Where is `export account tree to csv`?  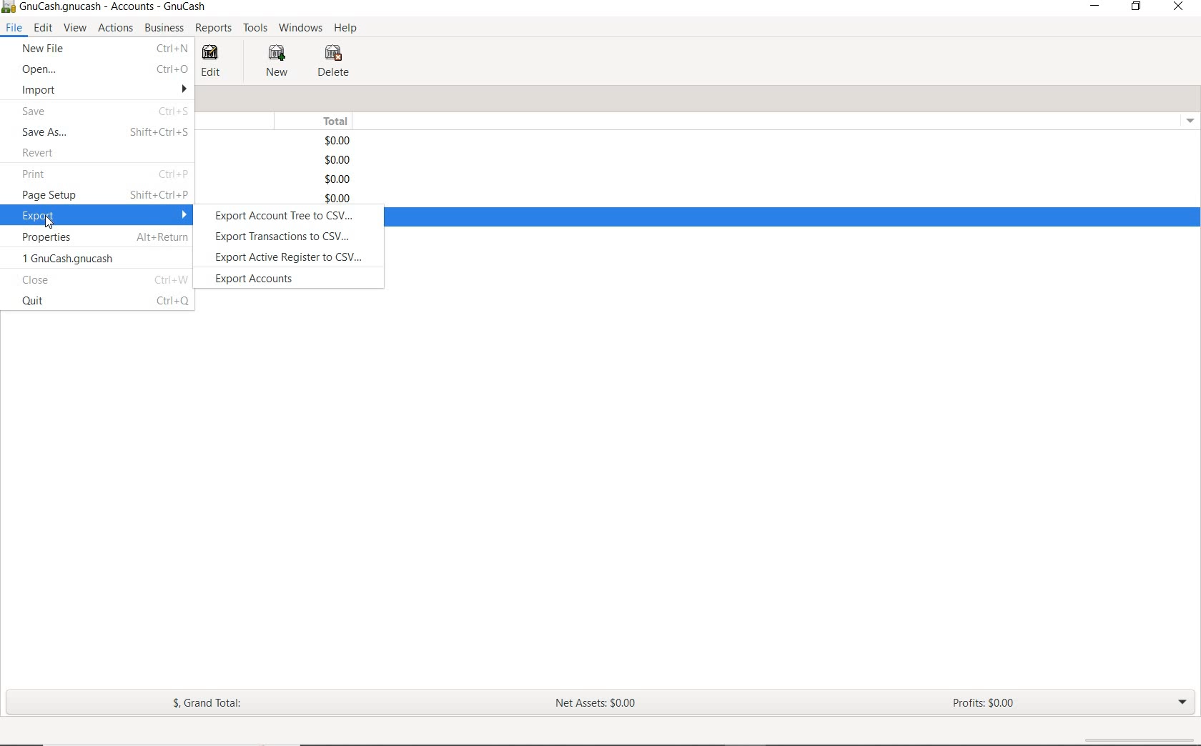 export account tree to csv is located at coordinates (288, 216).